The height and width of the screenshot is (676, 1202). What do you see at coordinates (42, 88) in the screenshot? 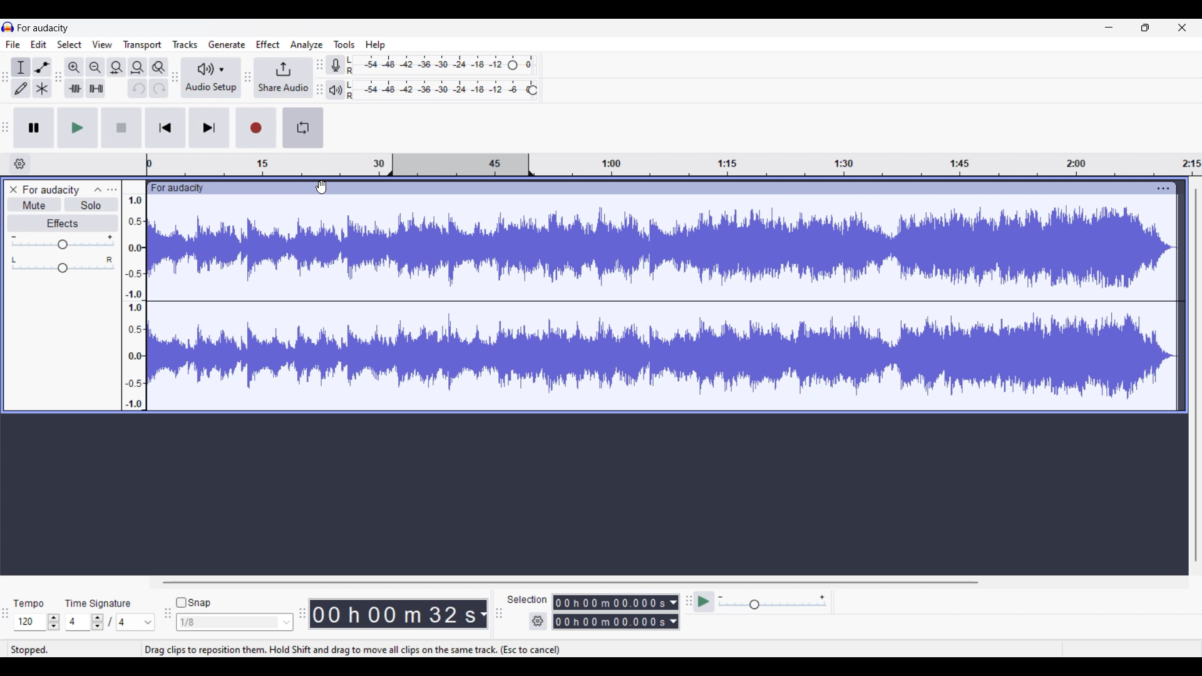
I see `Multi-tool` at bounding box center [42, 88].